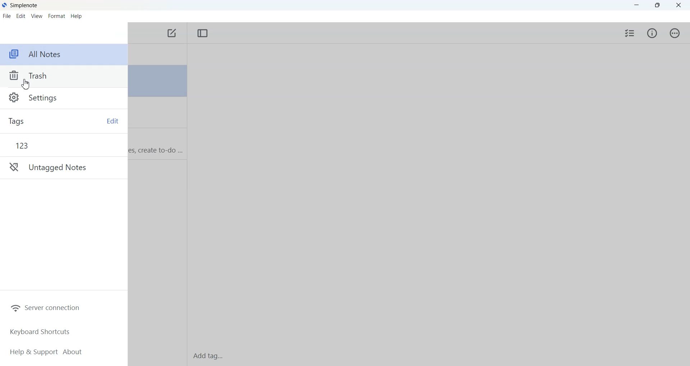 Image resolution: width=690 pixels, height=366 pixels. I want to click on Help & Support About, so click(47, 352).